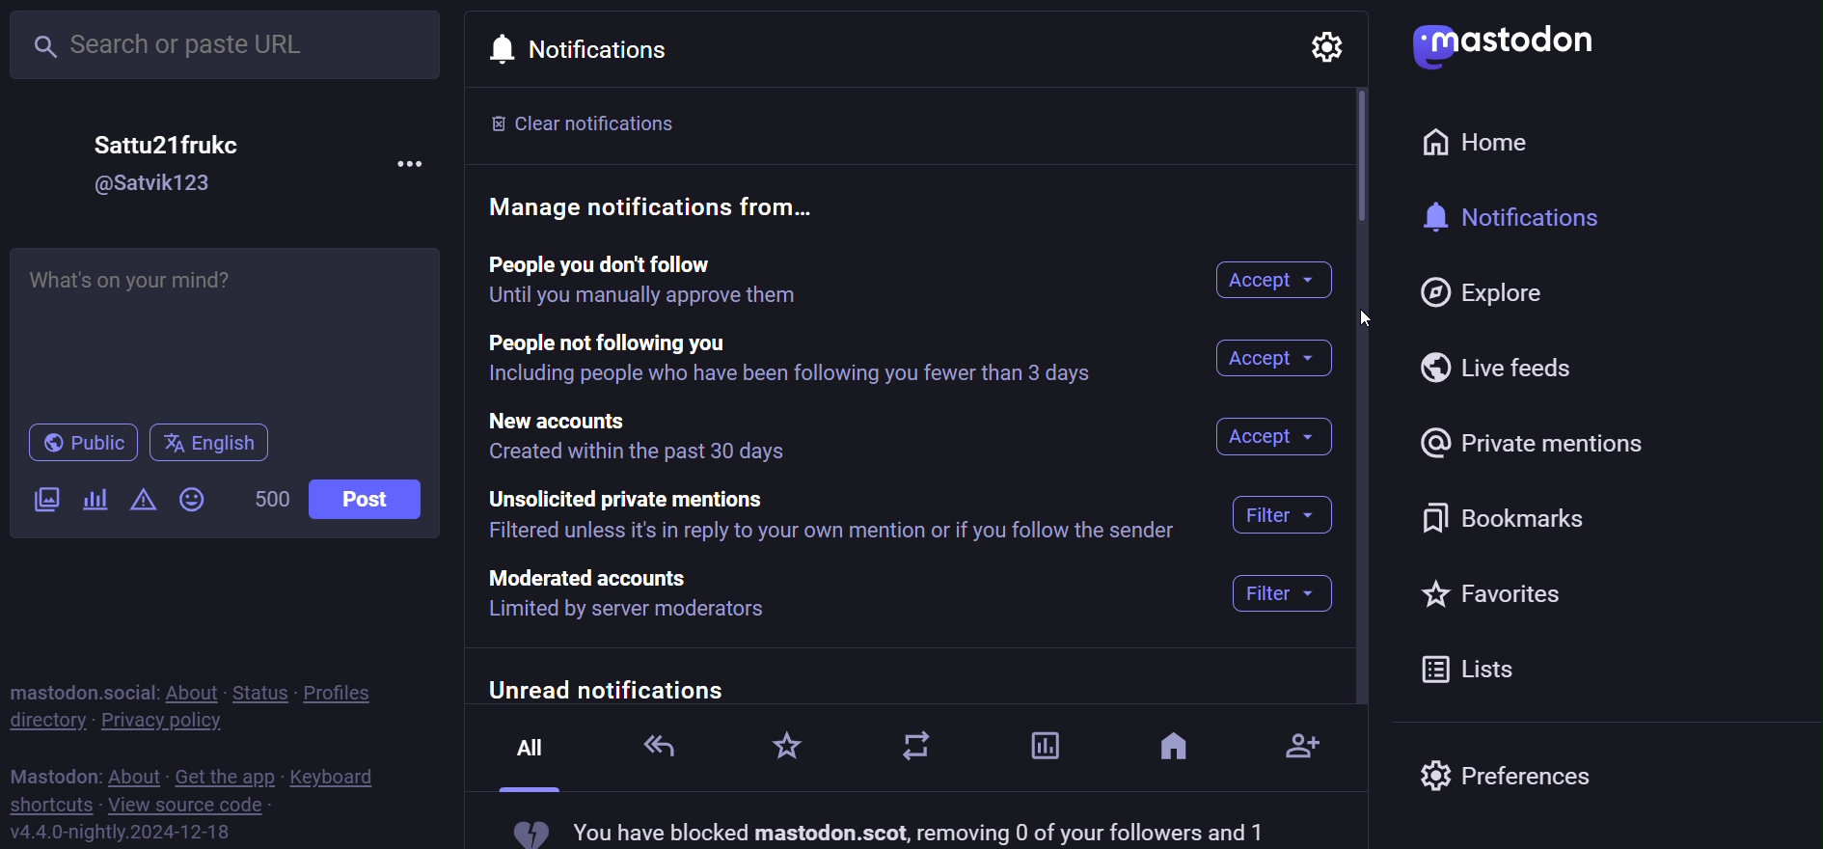 This screenshot has height=849, width=1823. I want to click on poll, so click(1040, 744).